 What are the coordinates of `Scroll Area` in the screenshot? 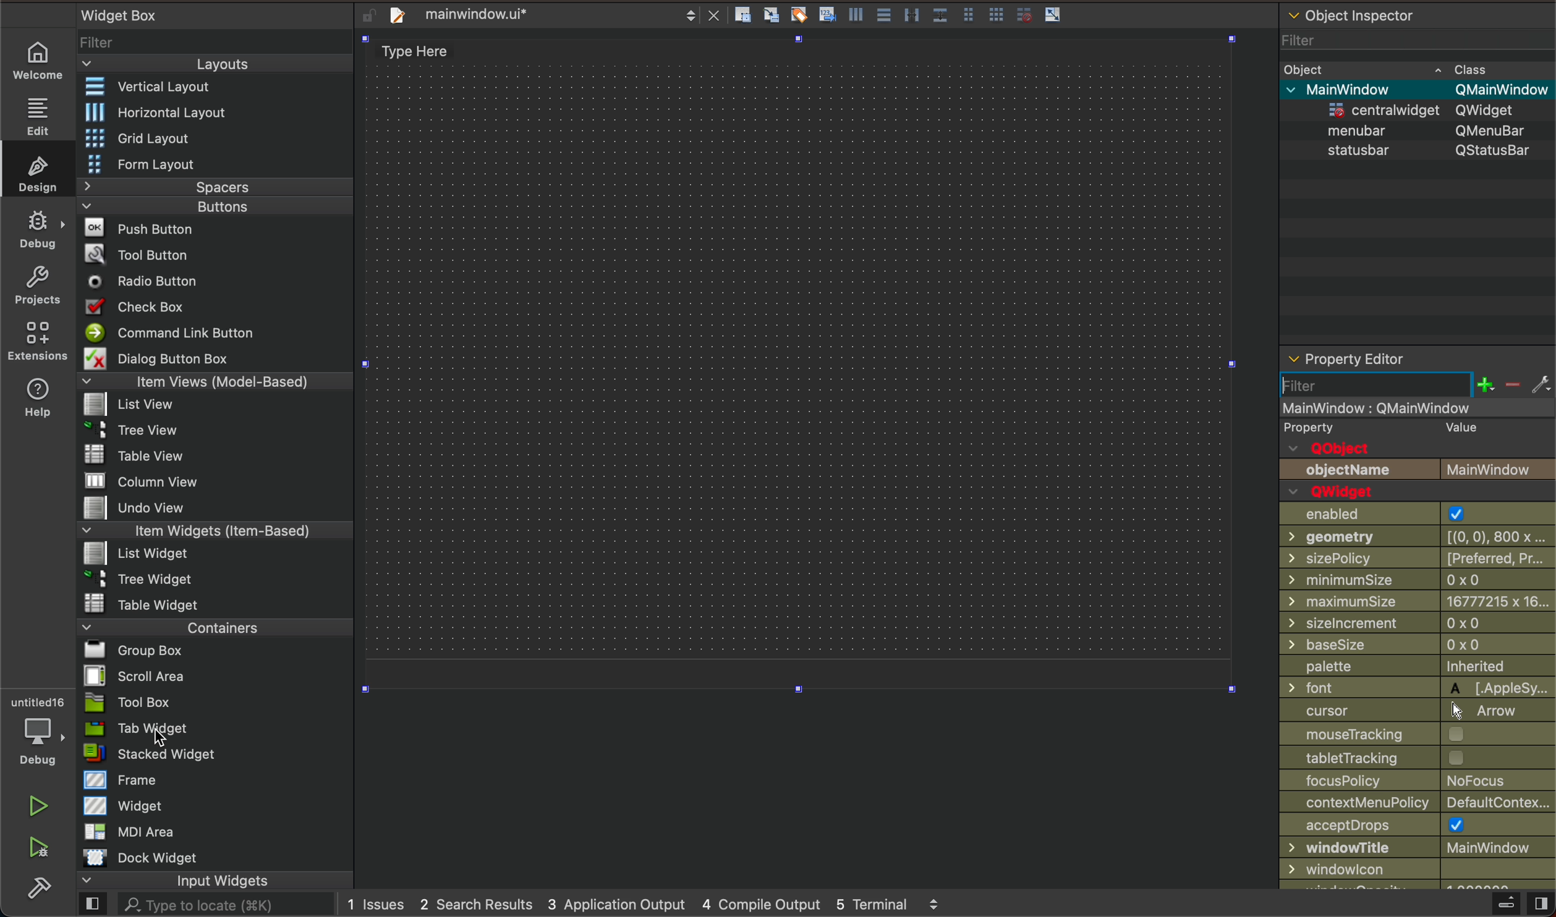 It's located at (138, 675).